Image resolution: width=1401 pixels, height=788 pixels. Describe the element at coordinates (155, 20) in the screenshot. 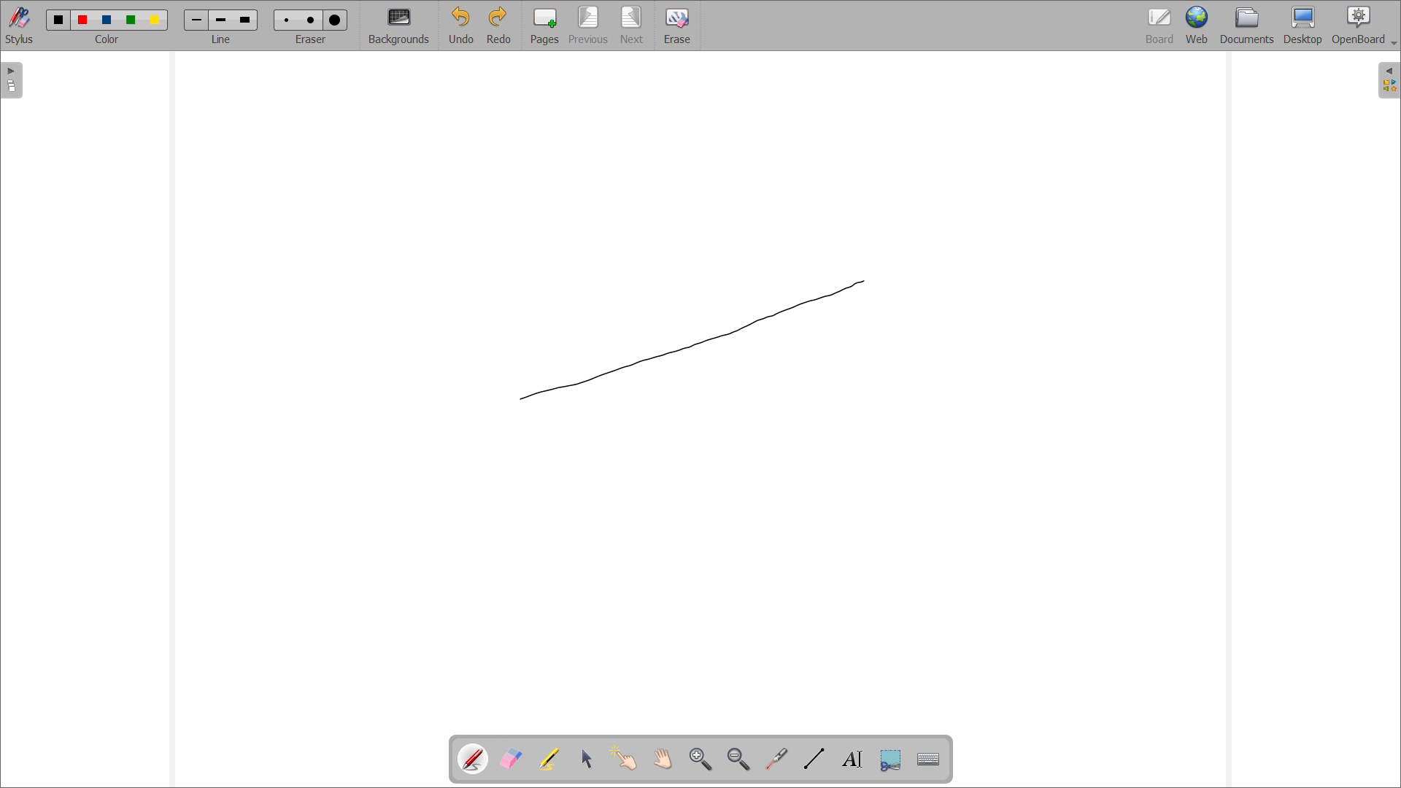

I see `color` at that location.